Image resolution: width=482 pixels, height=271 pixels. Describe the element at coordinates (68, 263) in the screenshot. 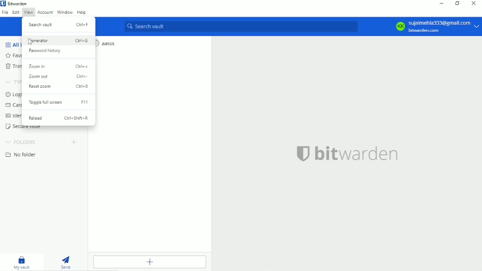

I see `Send` at that location.